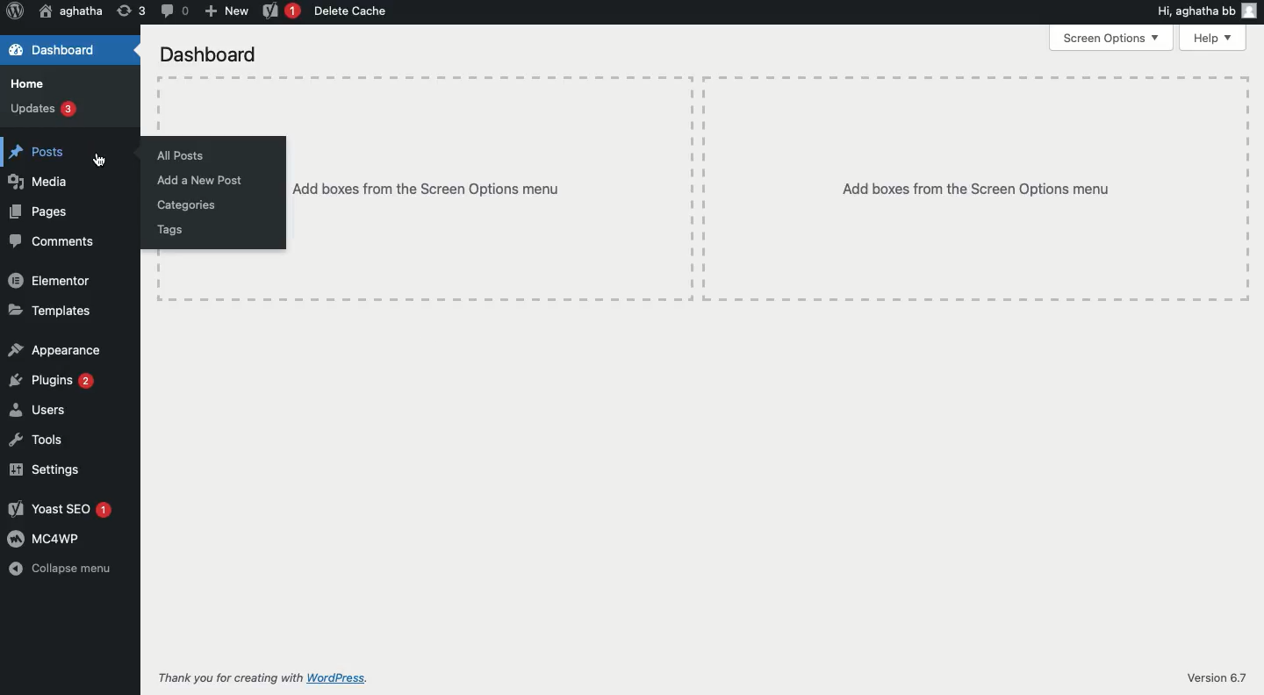 This screenshot has height=695, width=1264. I want to click on Revision, so click(132, 11).